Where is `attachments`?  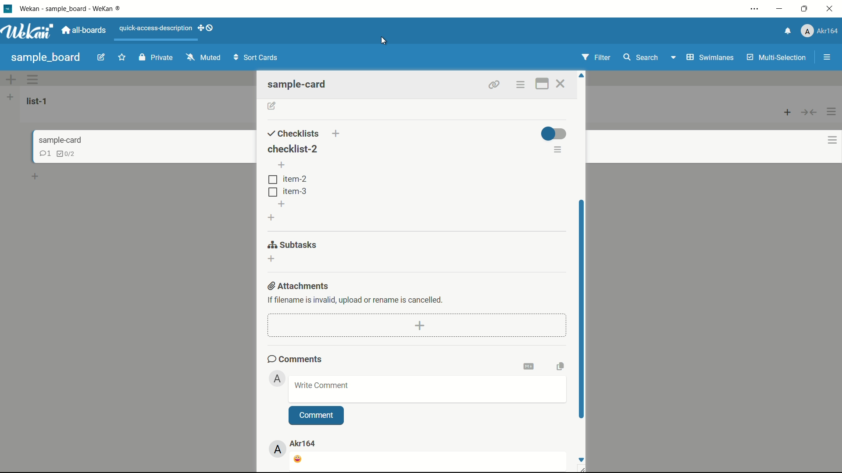
attachments is located at coordinates (300, 286).